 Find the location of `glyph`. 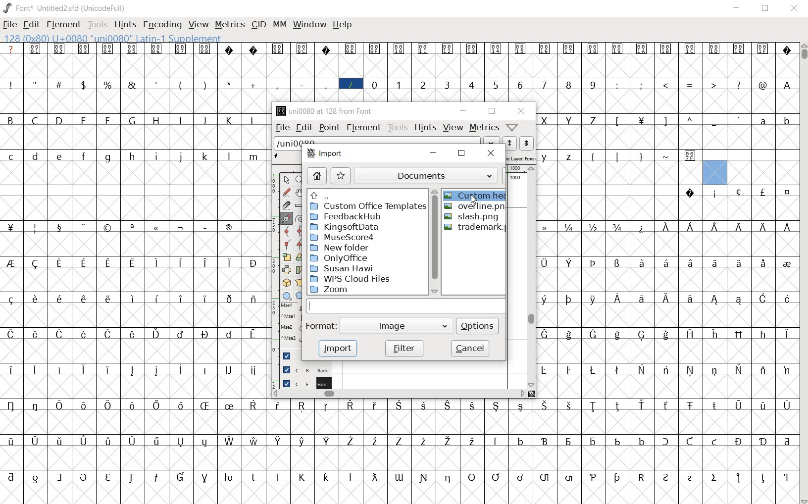

glyph is located at coordinates (157, 156).